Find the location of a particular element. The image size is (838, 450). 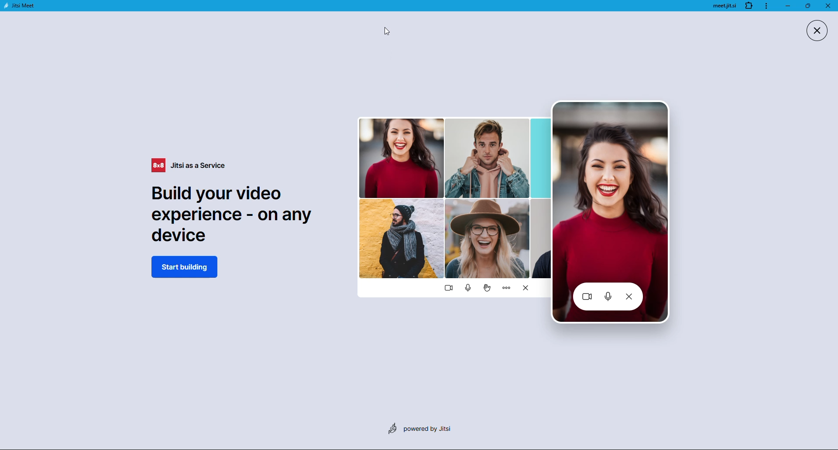

more is located at coordinates (766, 7).